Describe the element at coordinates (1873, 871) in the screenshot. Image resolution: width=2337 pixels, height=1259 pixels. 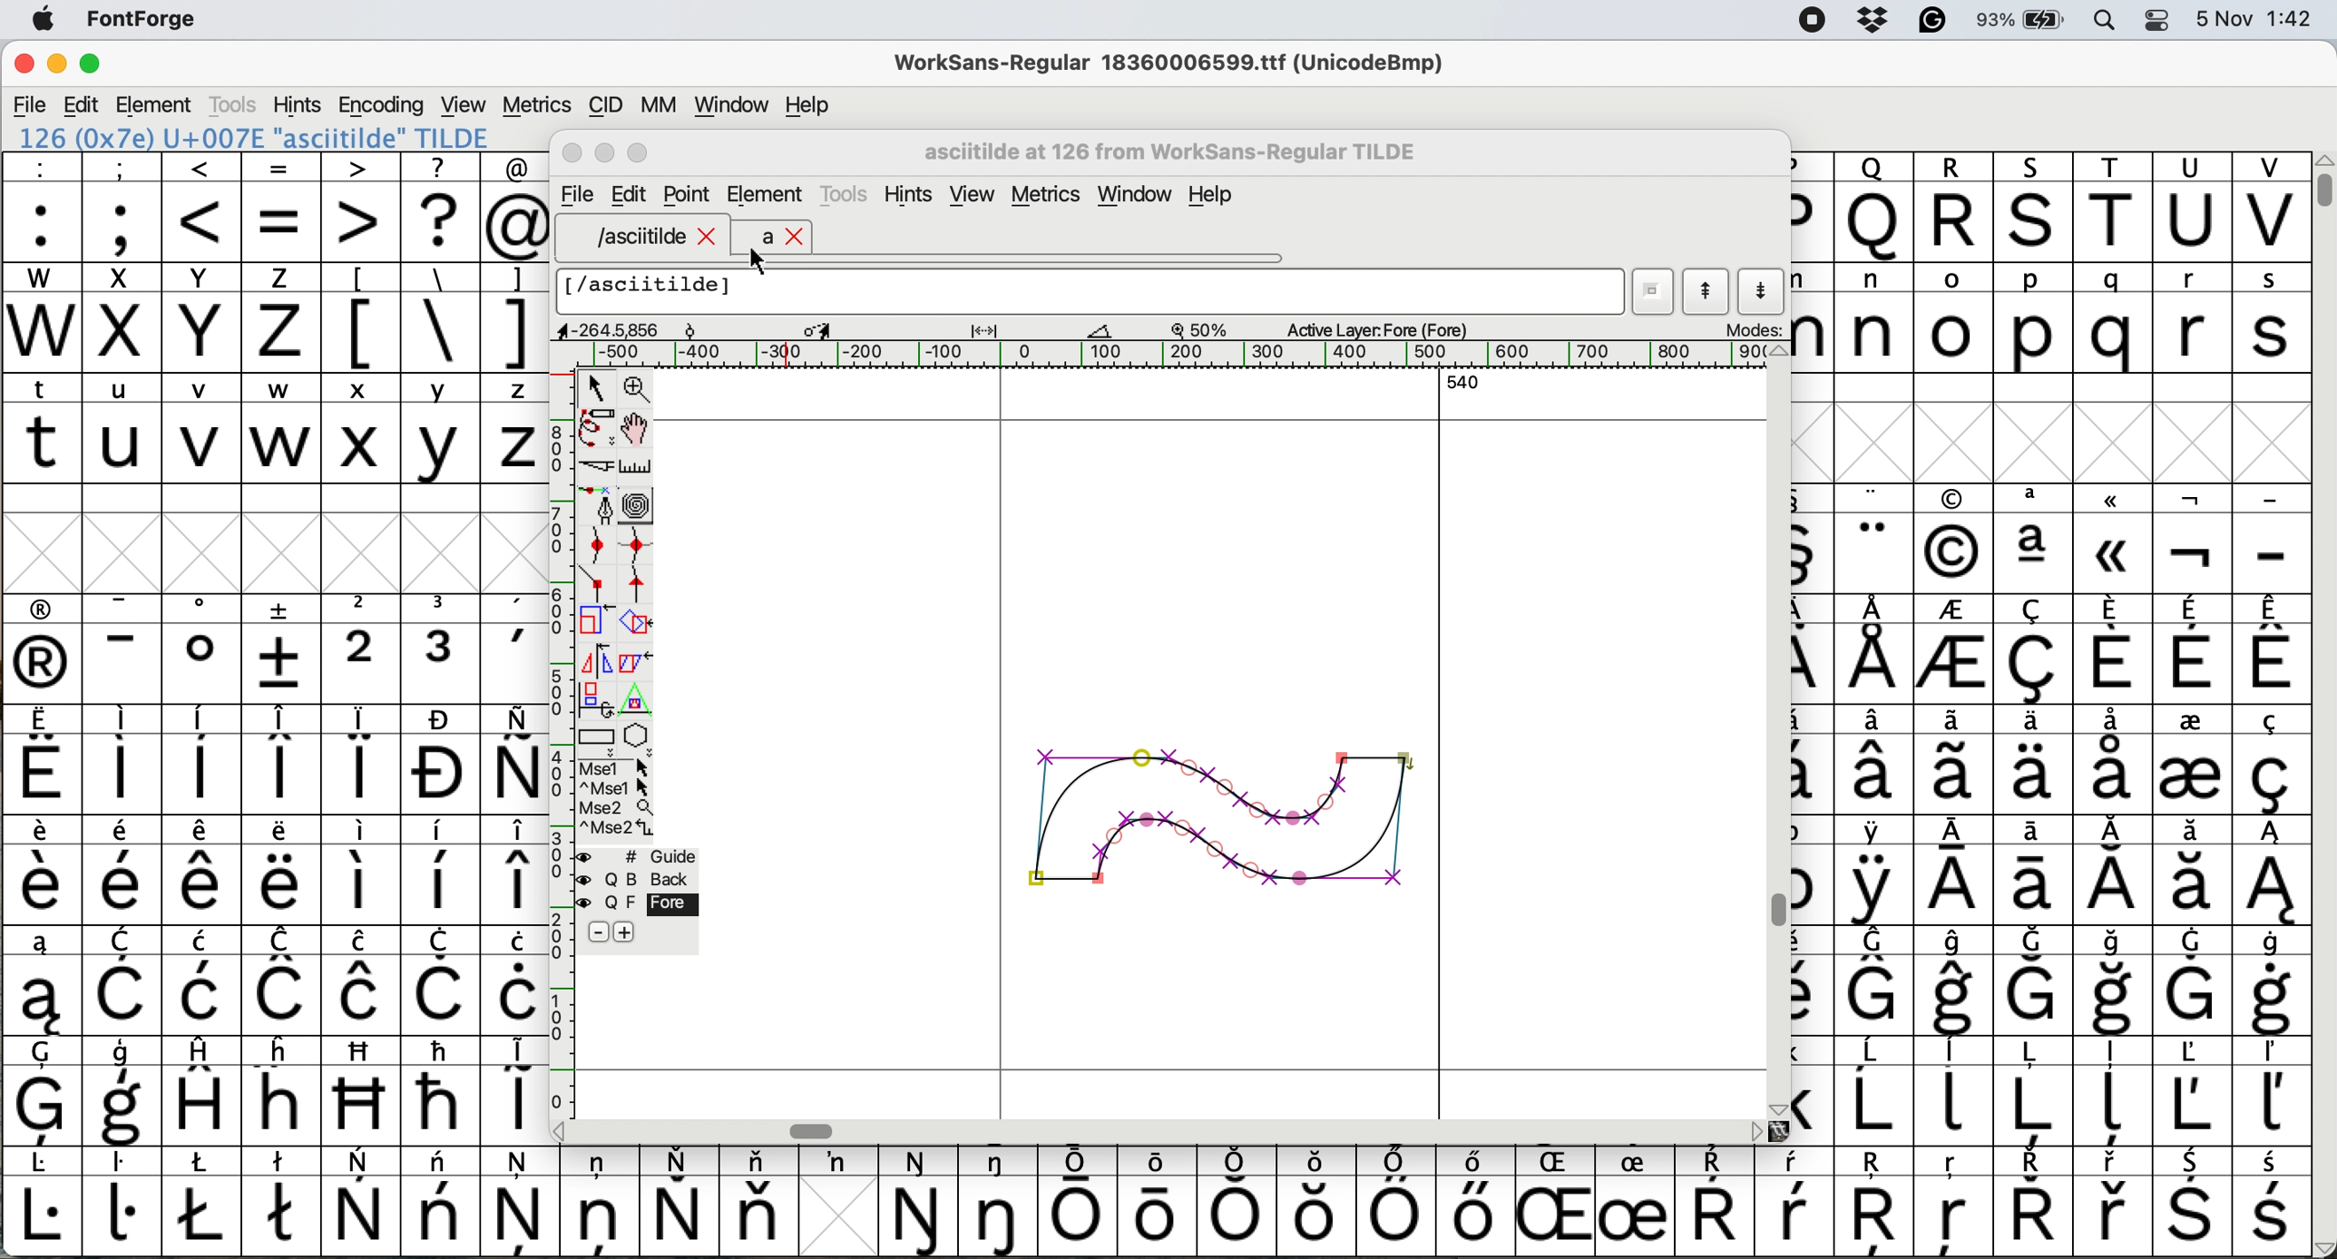
I see `symbol` at that location.